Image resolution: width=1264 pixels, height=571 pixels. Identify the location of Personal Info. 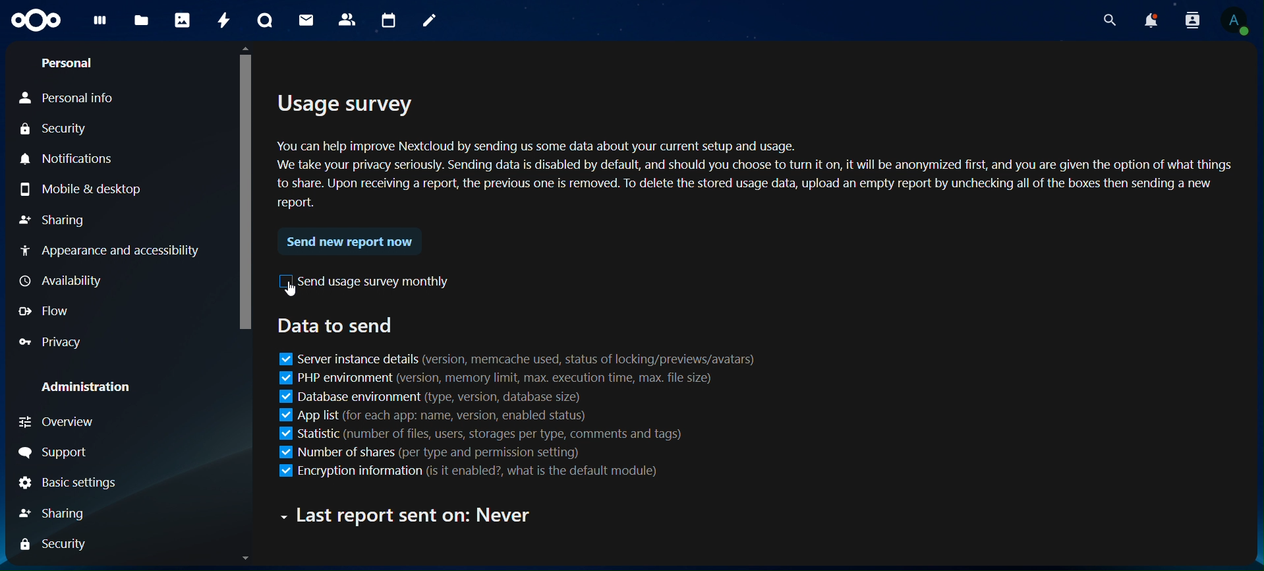
(88, 99).